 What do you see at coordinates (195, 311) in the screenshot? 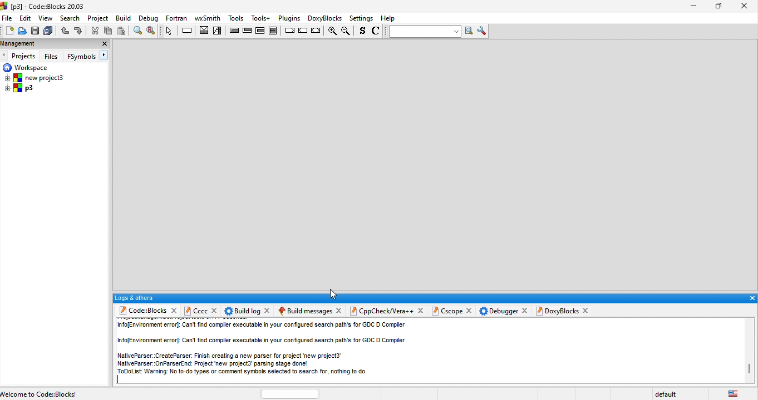
I see `Cccc` at bounding box center [195, 311].